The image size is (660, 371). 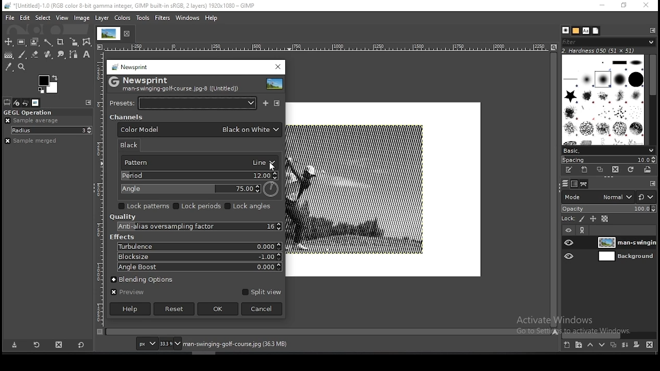 I want to click on scroll bar, so click(x=609, y=334).